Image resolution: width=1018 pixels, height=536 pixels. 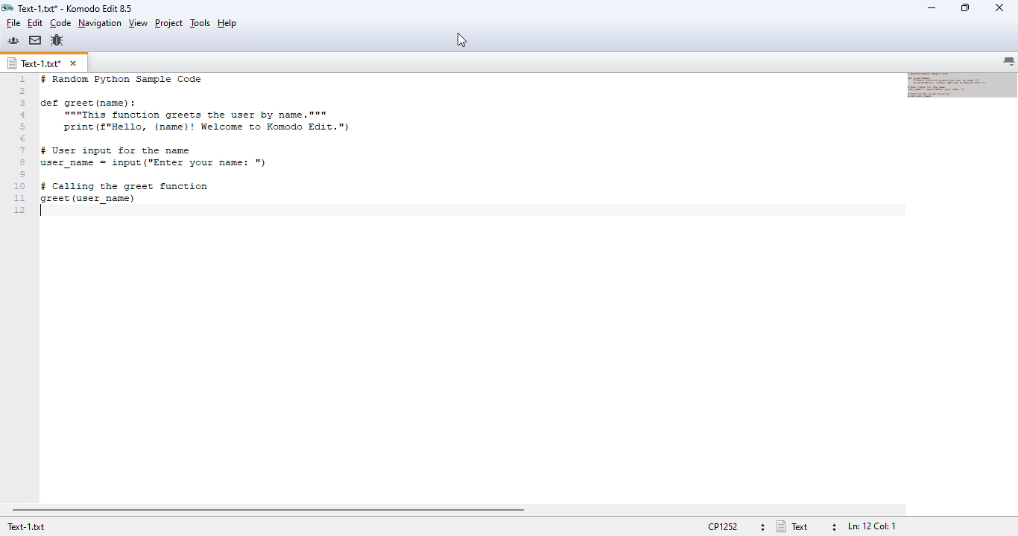 I want to click on minimize, so click(x=932, y=8).